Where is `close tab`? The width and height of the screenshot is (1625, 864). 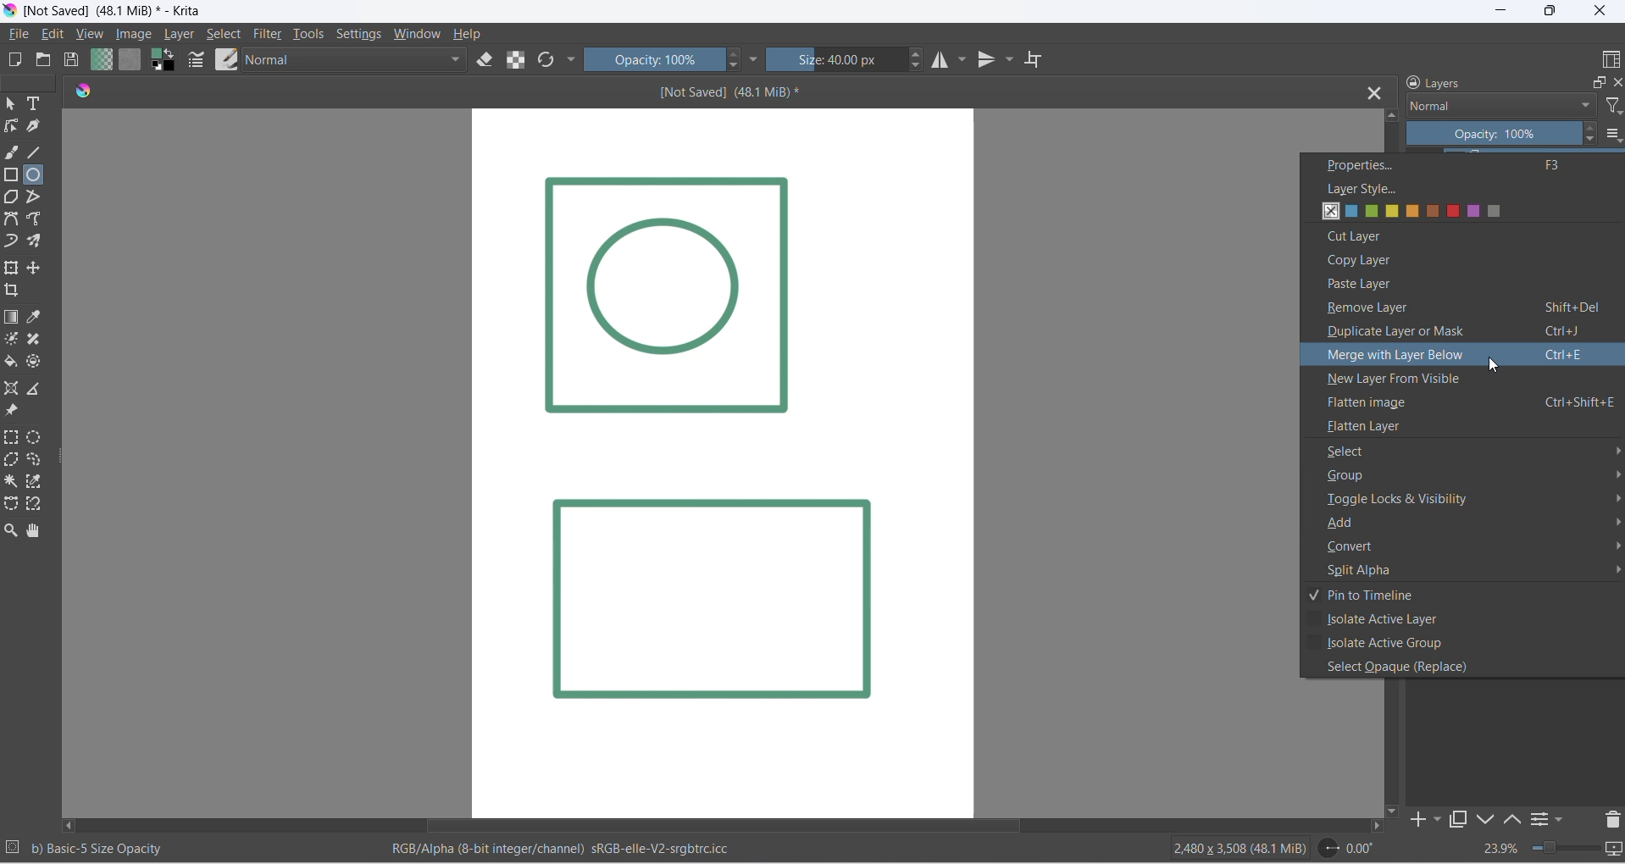 close tab is located at coordinates (1371, 90).